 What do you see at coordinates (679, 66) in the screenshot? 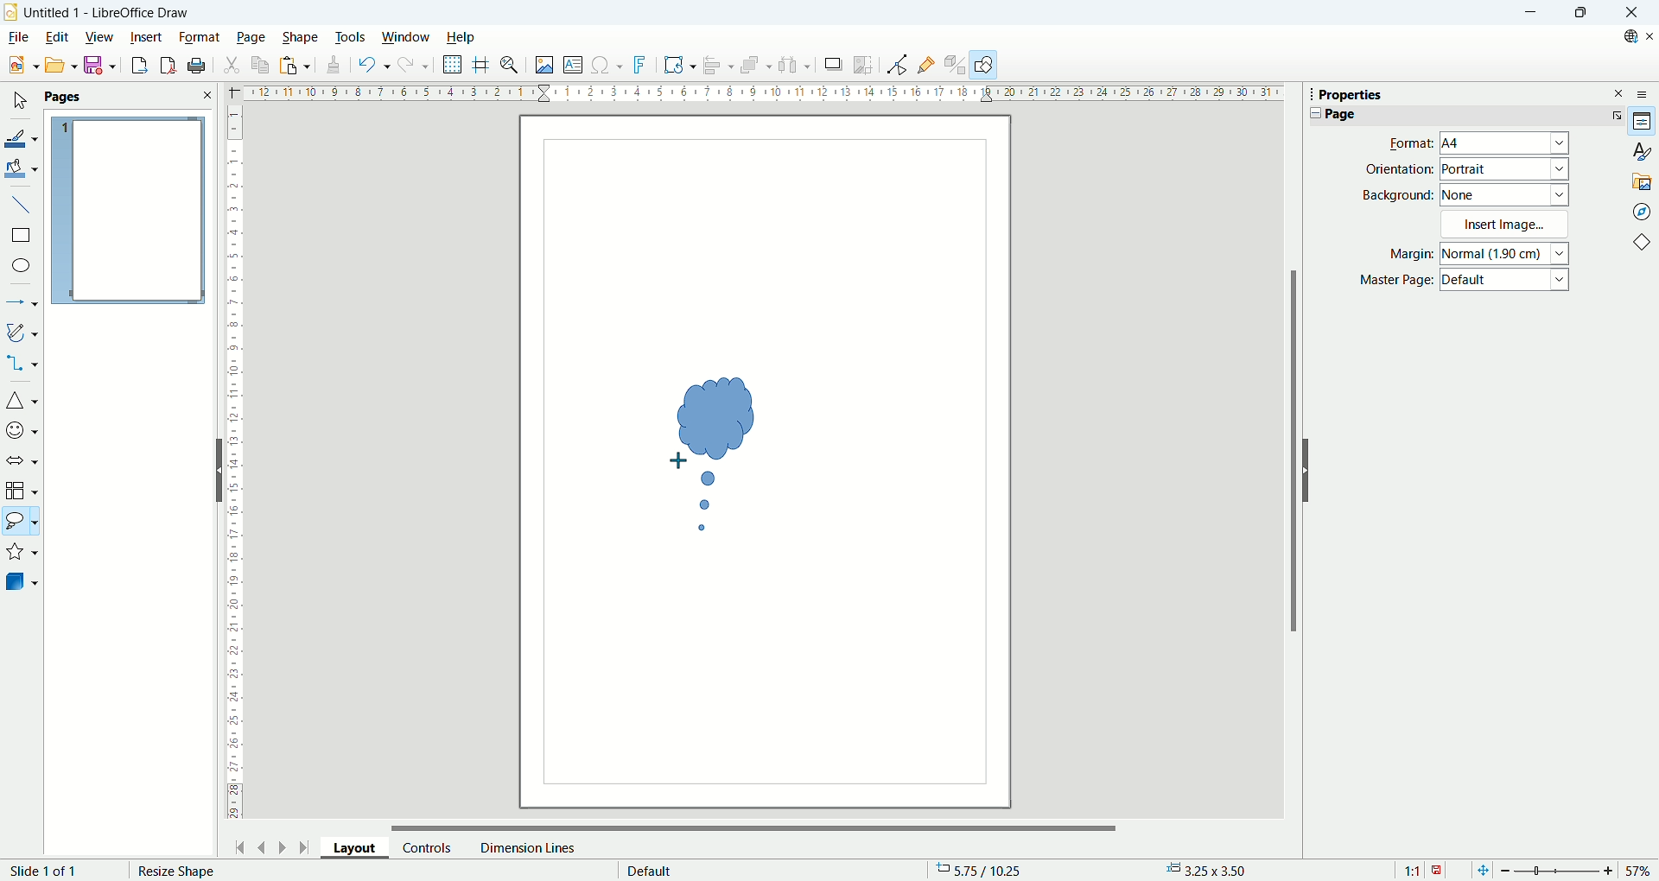
I see `fontwork text` at bounding box center [679, 66].